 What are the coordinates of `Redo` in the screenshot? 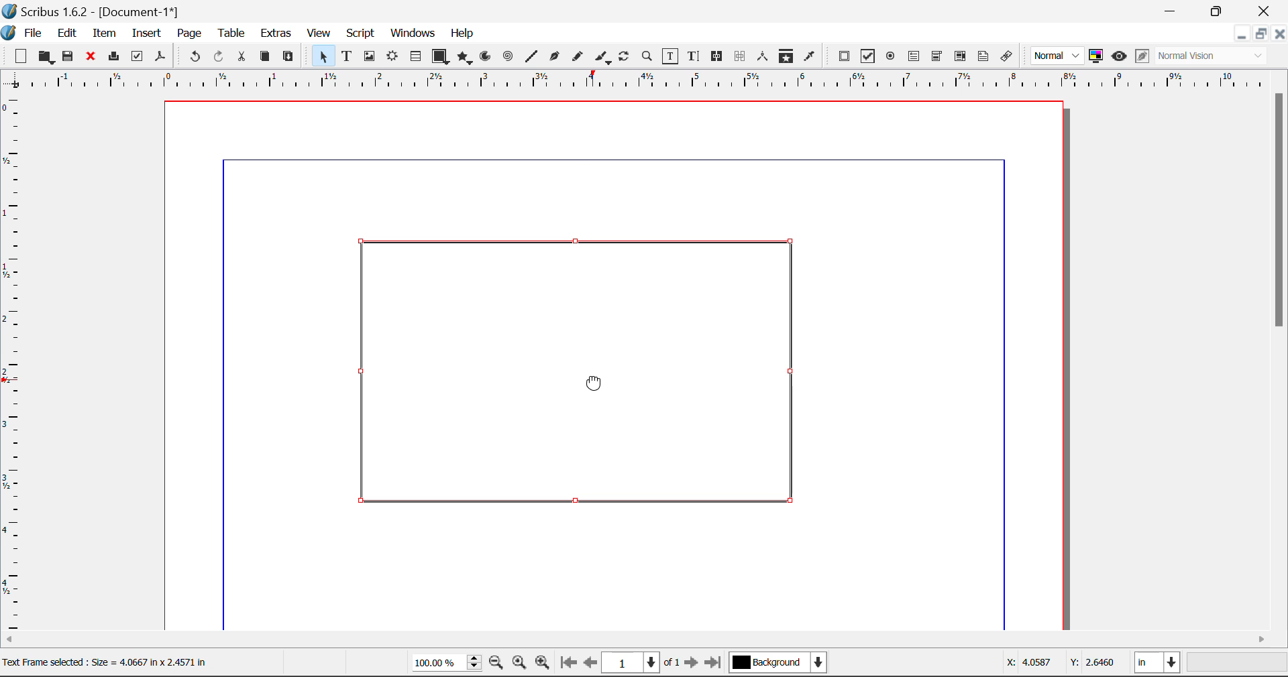 It's located at (221, 57).